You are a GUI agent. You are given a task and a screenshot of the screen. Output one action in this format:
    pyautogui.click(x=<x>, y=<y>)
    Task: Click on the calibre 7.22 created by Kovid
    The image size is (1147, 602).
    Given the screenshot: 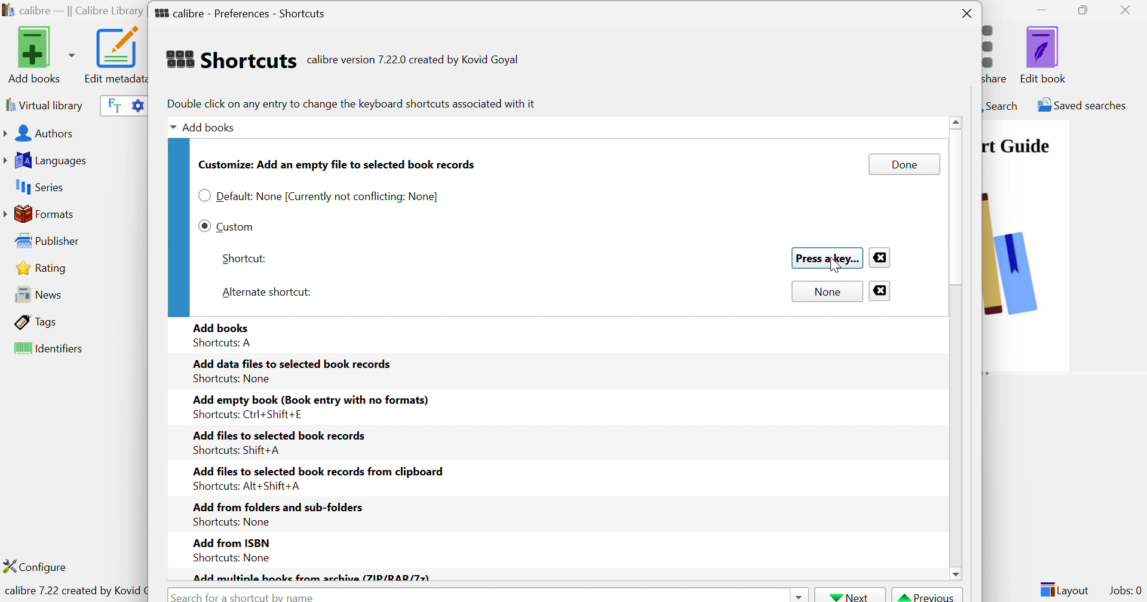 What is the action you would take?
    pyautogui.click(x=73, y=592)
    